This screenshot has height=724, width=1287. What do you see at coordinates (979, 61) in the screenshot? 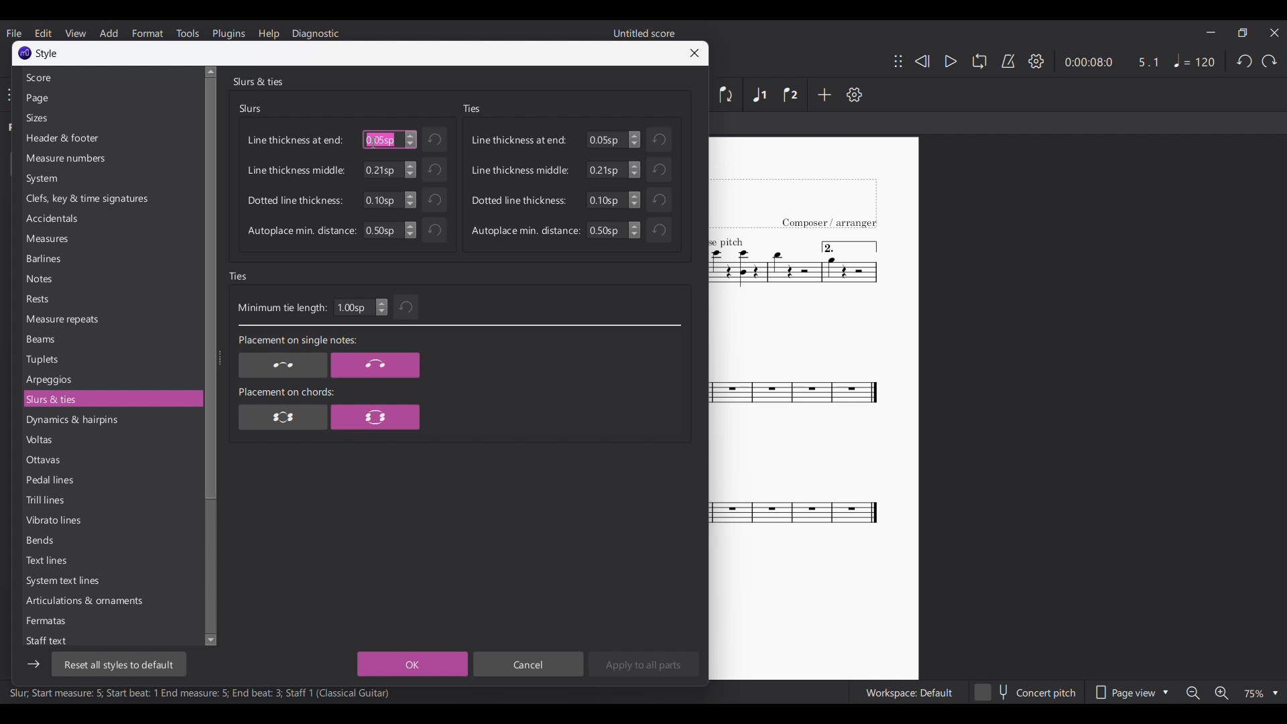
I see `Loop playback` at bounding box center [979, 61].